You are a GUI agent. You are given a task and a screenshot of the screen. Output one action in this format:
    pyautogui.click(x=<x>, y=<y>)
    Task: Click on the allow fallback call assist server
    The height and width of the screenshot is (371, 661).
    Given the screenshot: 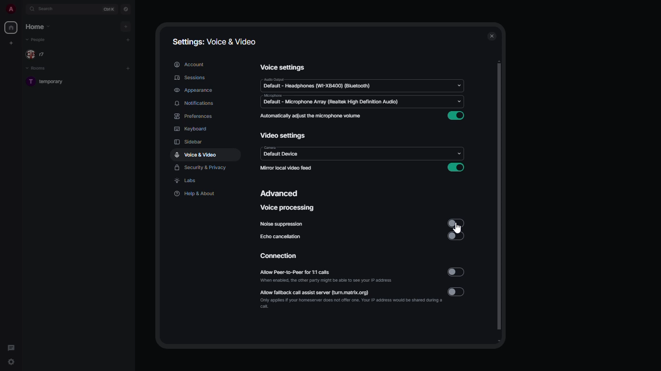 What is the action you would take?
    pyautogui.click(x=351, y=299)
    